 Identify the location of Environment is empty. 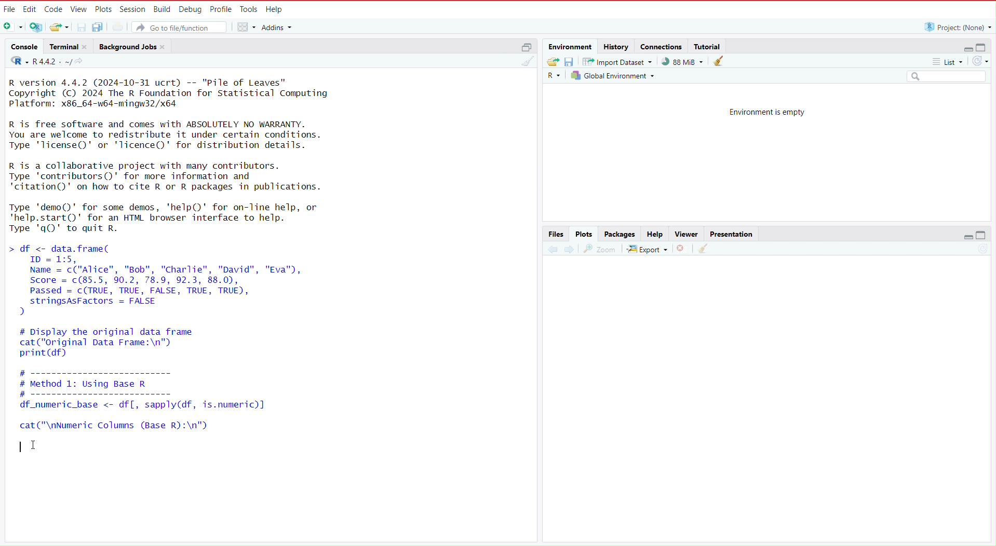
(766, 114).